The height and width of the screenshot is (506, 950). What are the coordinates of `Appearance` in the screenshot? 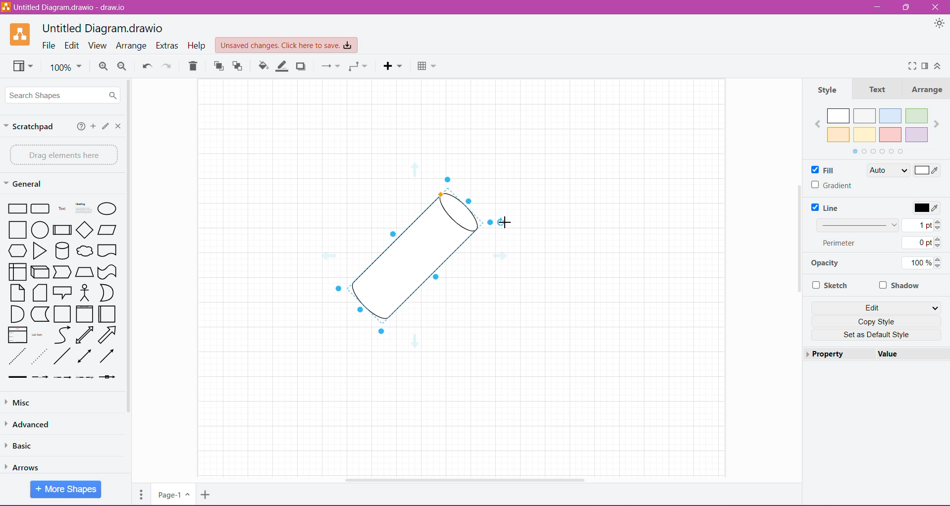 It's located at (938, 23).